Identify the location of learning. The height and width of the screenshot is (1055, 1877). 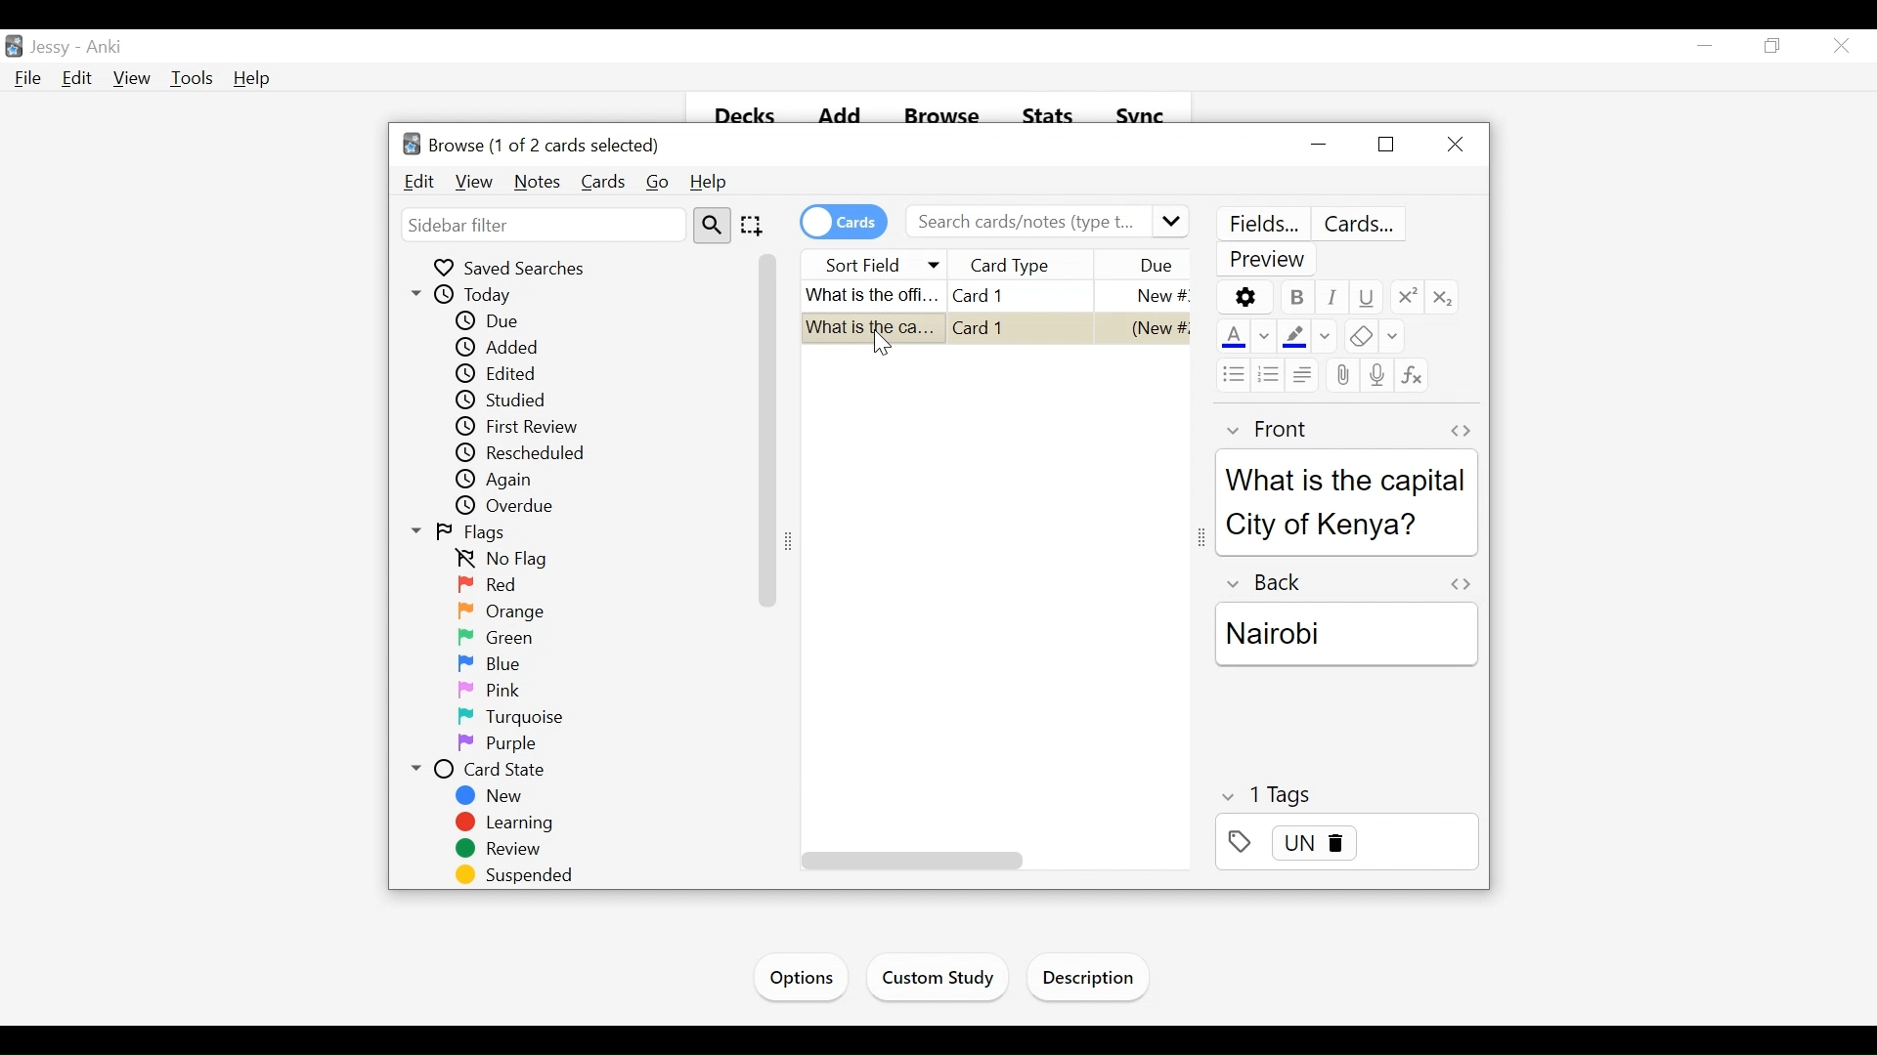
(506, 823).